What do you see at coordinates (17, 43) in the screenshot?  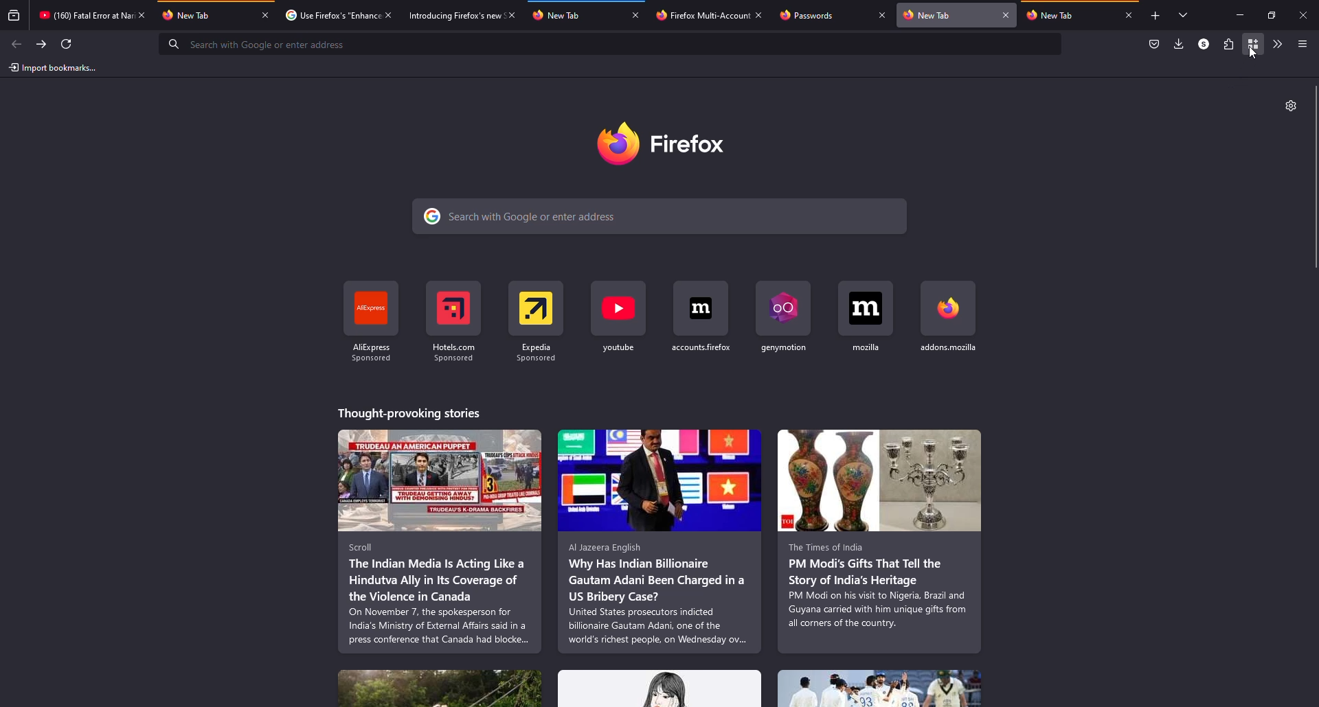 I see `back` at bounding box center [17, 43].